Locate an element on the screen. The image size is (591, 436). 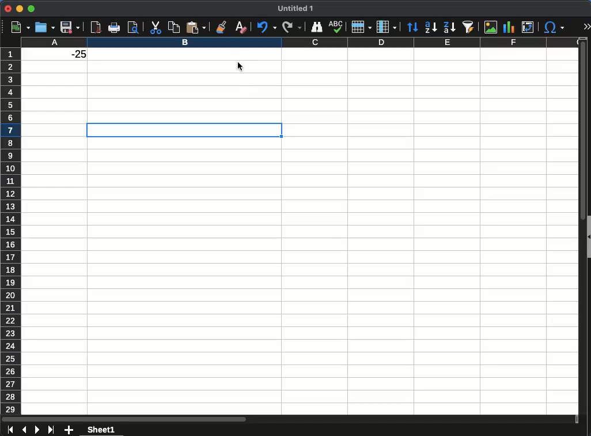
cursor is located at coordinates (240, 66).